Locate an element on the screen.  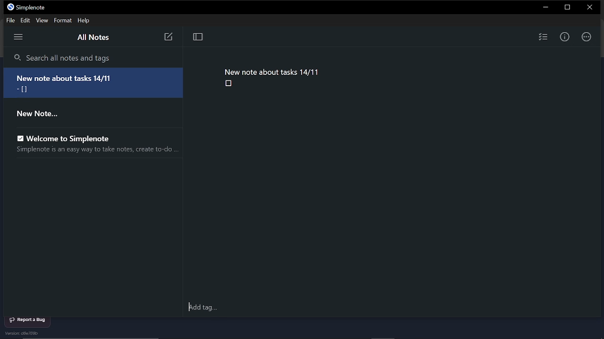
Restoe down is located at coordinates (566, 8).